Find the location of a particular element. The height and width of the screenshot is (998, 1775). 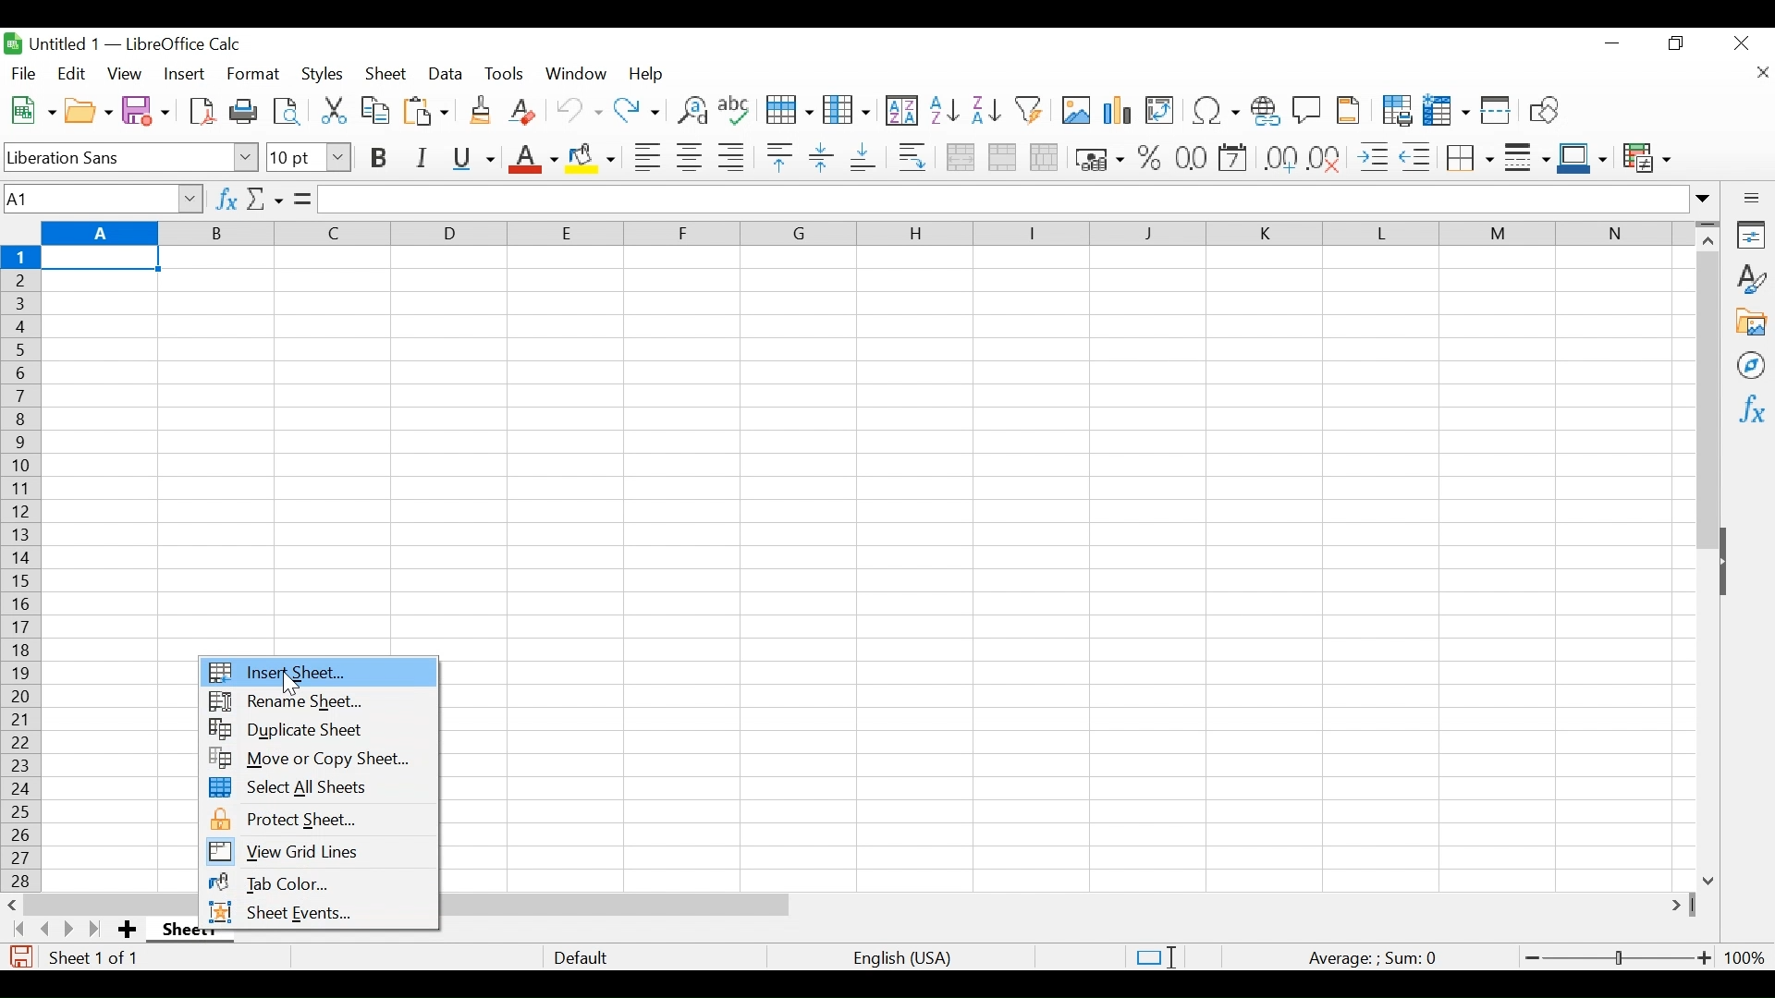

Format as currency is located at coordinates (1097, 159).